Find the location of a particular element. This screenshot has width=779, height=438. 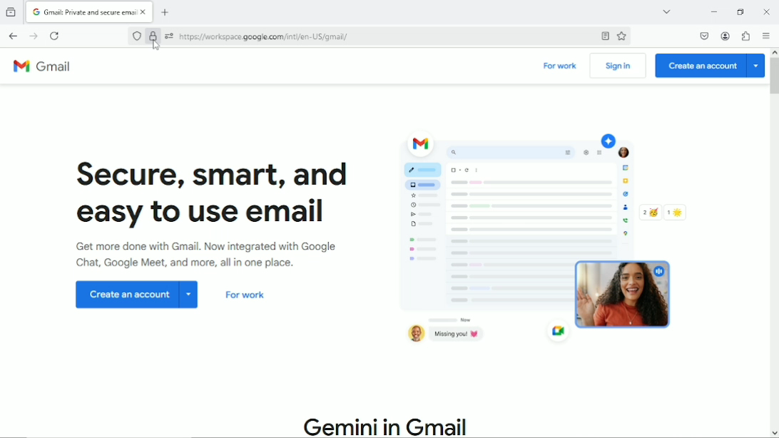

Cursor is located at coordinates (157, 48).